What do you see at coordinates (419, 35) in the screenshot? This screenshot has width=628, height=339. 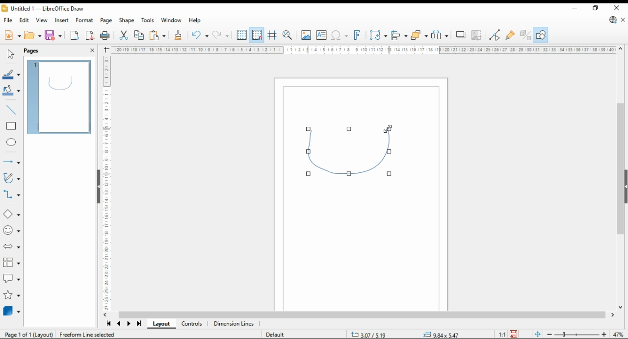 I see `arrange` at bounding box center [419, 35].